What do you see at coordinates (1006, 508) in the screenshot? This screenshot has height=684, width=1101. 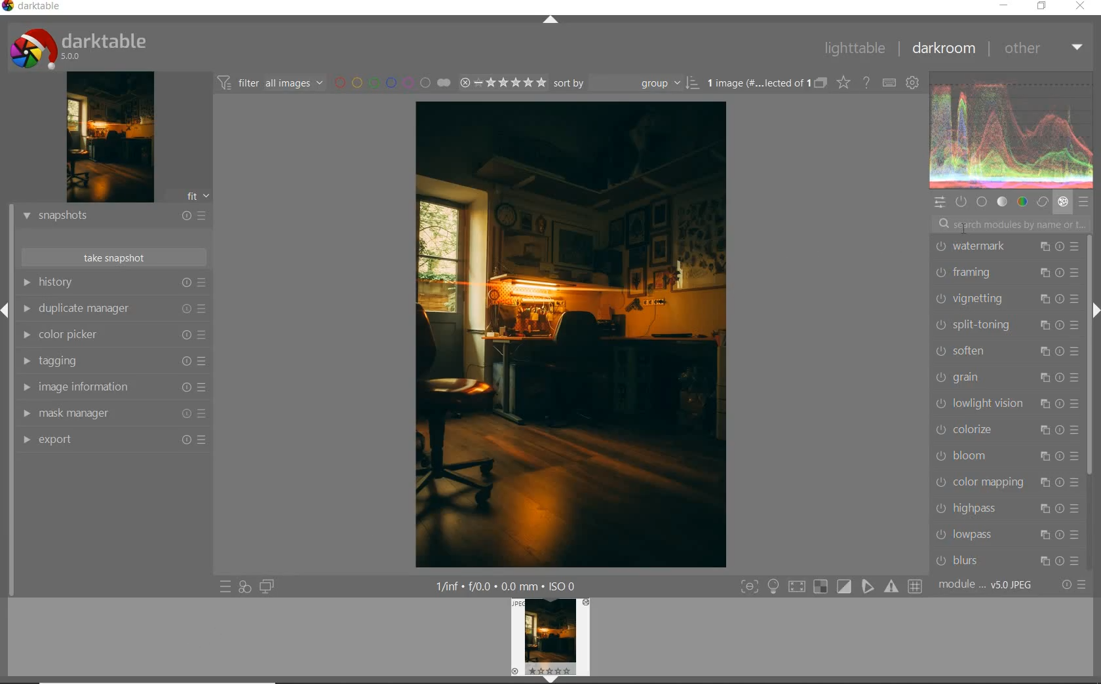 I see `highpass` at bounding box center [1006, 508].